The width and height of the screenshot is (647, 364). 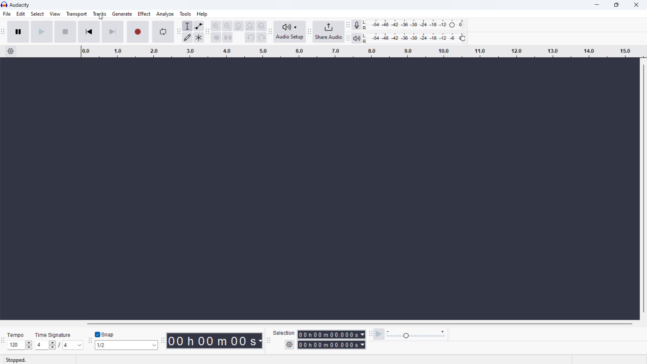 I want to click on fit project to width, so click(x=250, y=26).